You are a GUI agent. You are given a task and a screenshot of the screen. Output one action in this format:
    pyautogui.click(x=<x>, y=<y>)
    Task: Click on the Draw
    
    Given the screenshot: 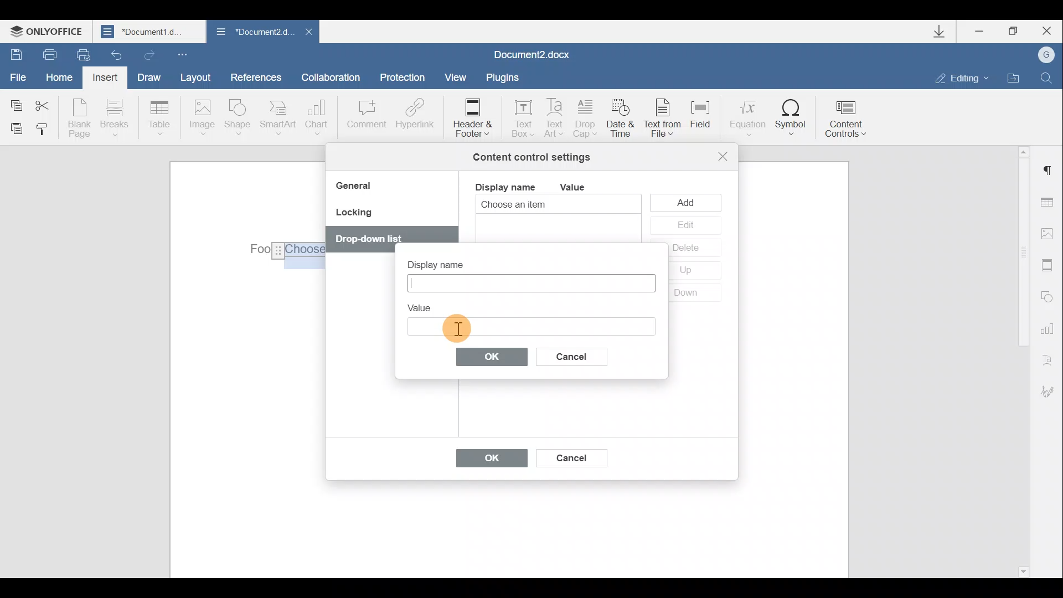 What is the action you would take?
    pyautogui.click(x=147, y=76)
    